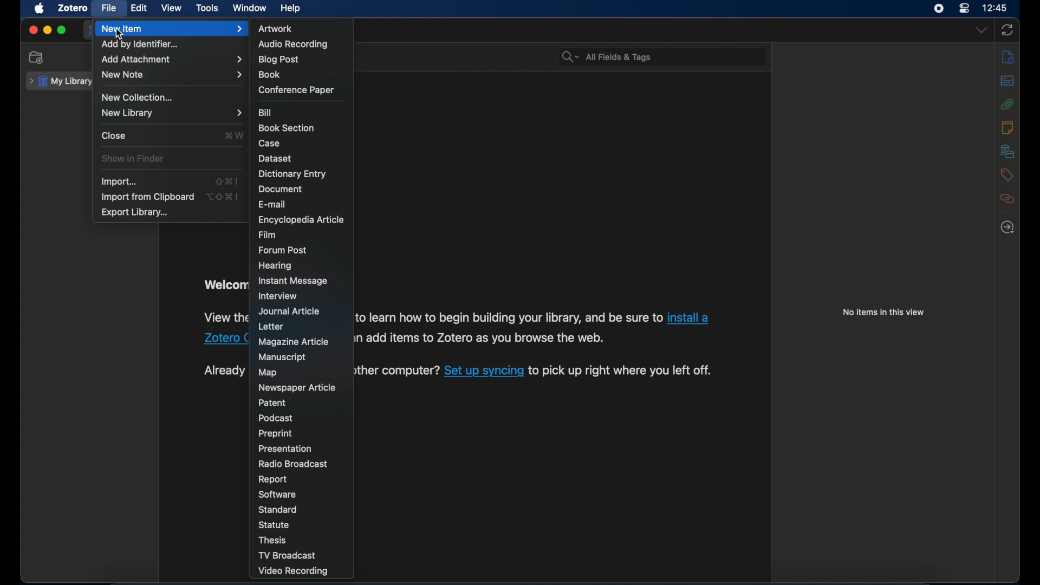 The image size is (1040, 585). What do you see at coordinates (282, 357) in the screenshot?
I see `manuscript` at bounding box center [282, 357].